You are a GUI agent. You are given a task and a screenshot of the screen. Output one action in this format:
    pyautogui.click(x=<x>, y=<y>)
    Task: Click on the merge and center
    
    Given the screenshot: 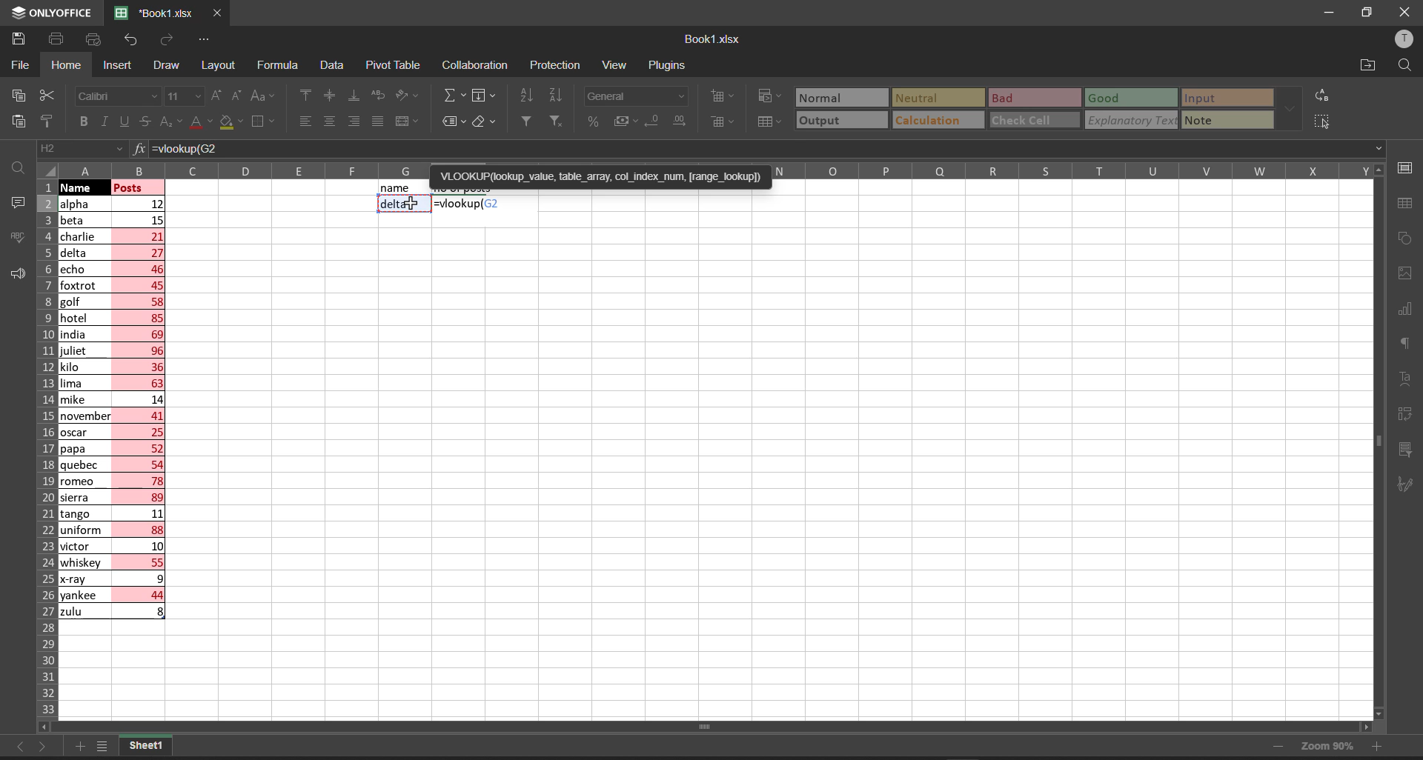 What is the action you would take?
    pyautogui.click(x=408, y=122)
    